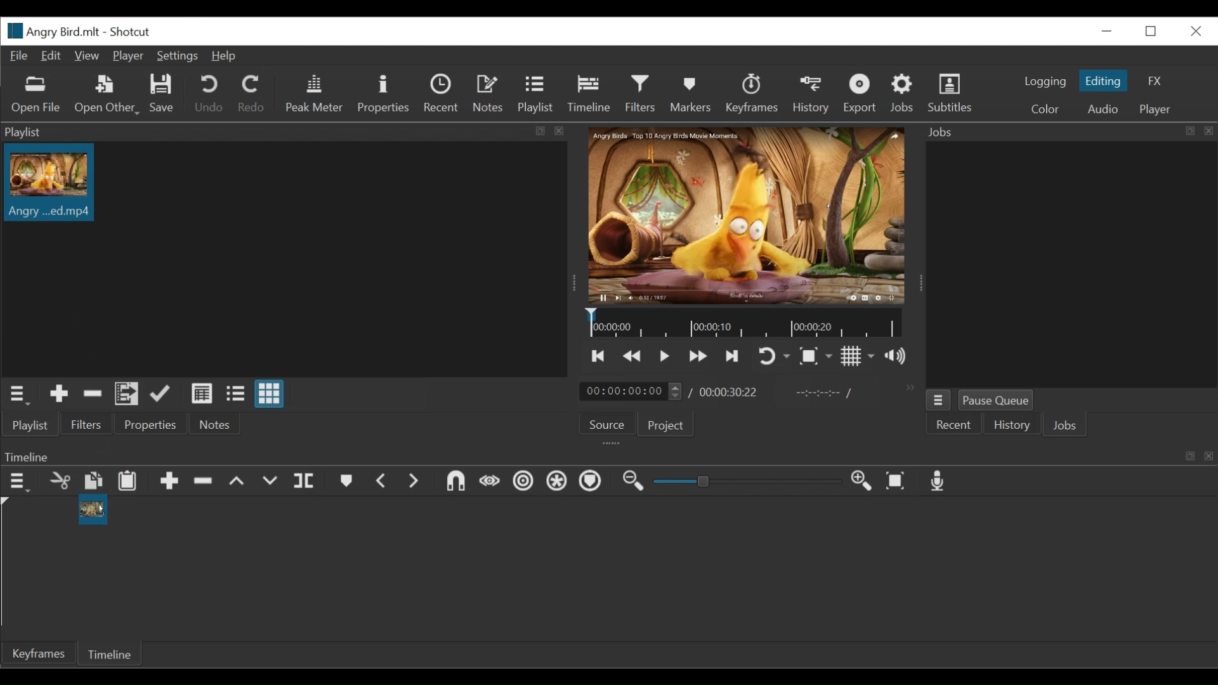 The width and height of the screenshot is (1218, 685). What do you see at coordinates (610, 423) in the screenshot?
I see `Source` at bounding box center [610, 423].